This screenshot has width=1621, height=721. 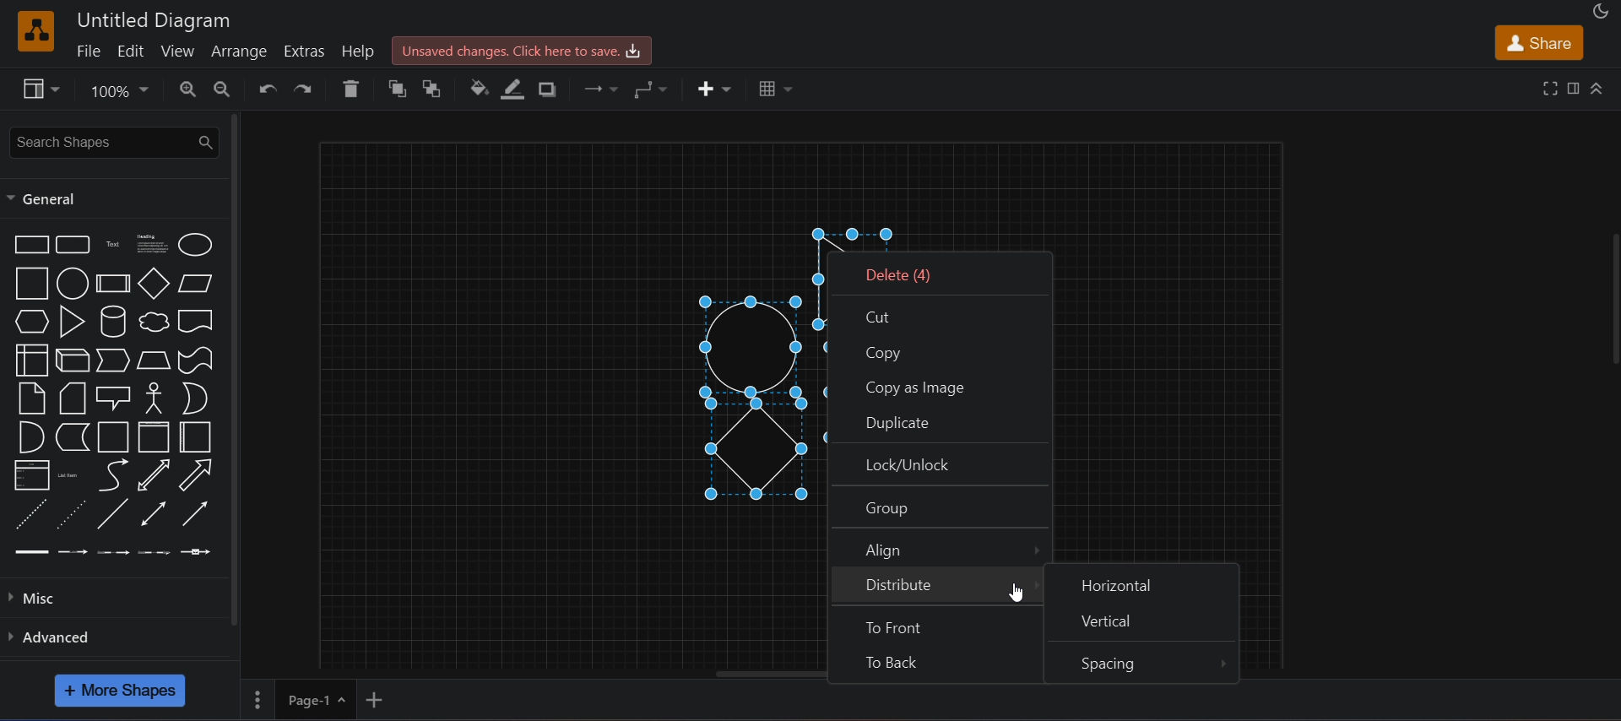 I want to click on extras, so click(x=307, y=49).